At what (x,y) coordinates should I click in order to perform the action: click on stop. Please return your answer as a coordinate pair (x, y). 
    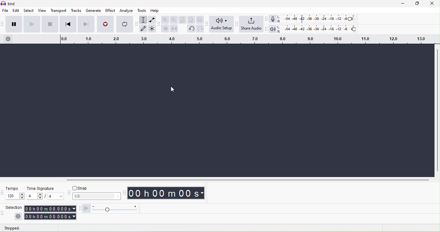
    Looking at the image, I should click on (49, 25).